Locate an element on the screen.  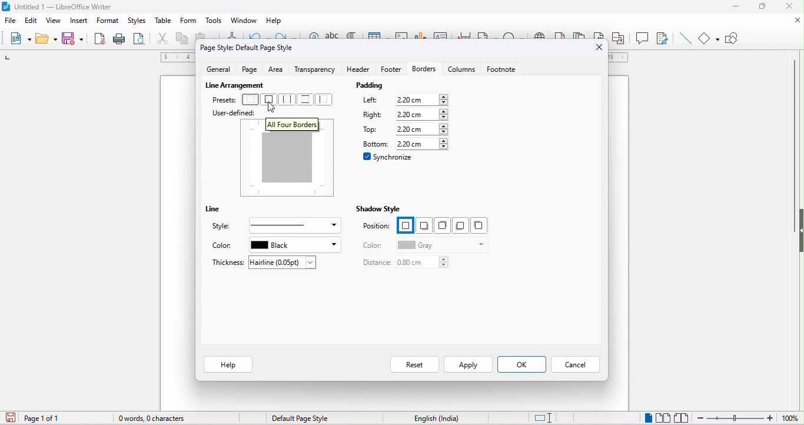
0.80 cm is located at coordinates (424, 263).